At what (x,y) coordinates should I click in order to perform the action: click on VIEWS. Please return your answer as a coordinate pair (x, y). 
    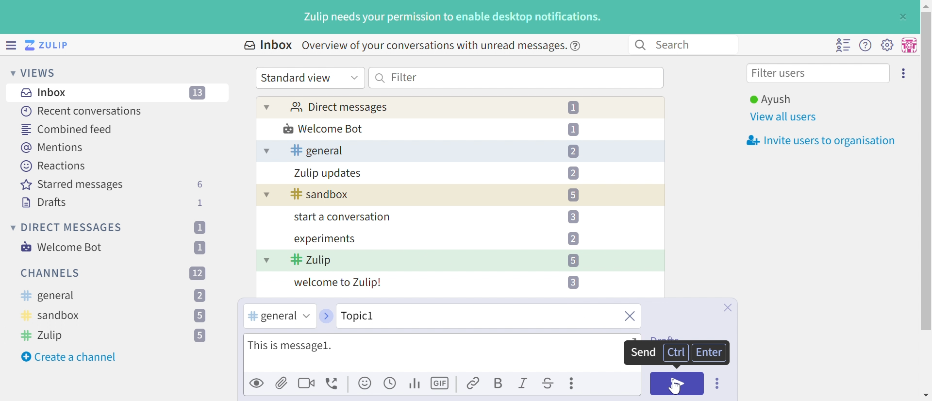
    Looking at the image, I should click on (41, 72).